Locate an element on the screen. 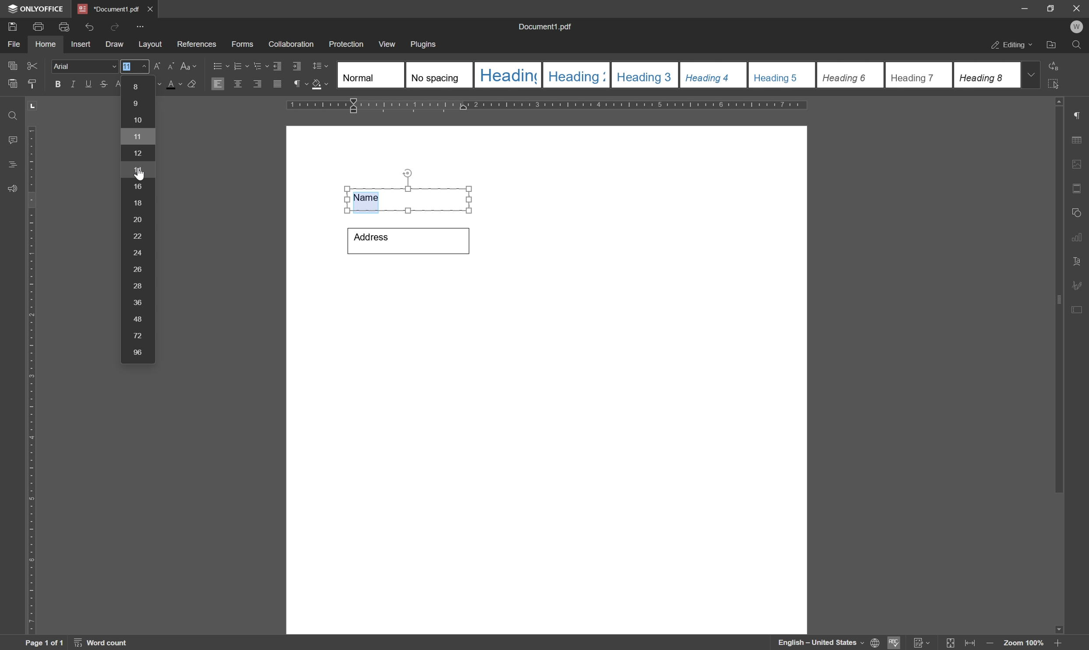 Image resolution: width=1089 pixels, height=650 pixels. comments is located at coordinates (11, 140).